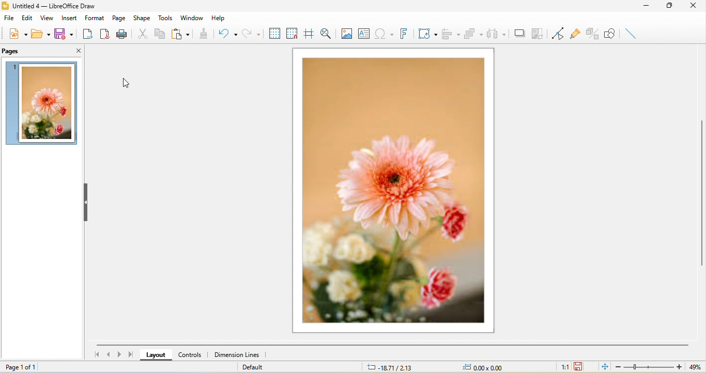  I want to click on the document has not been modified since the last save, so click(584, 366).